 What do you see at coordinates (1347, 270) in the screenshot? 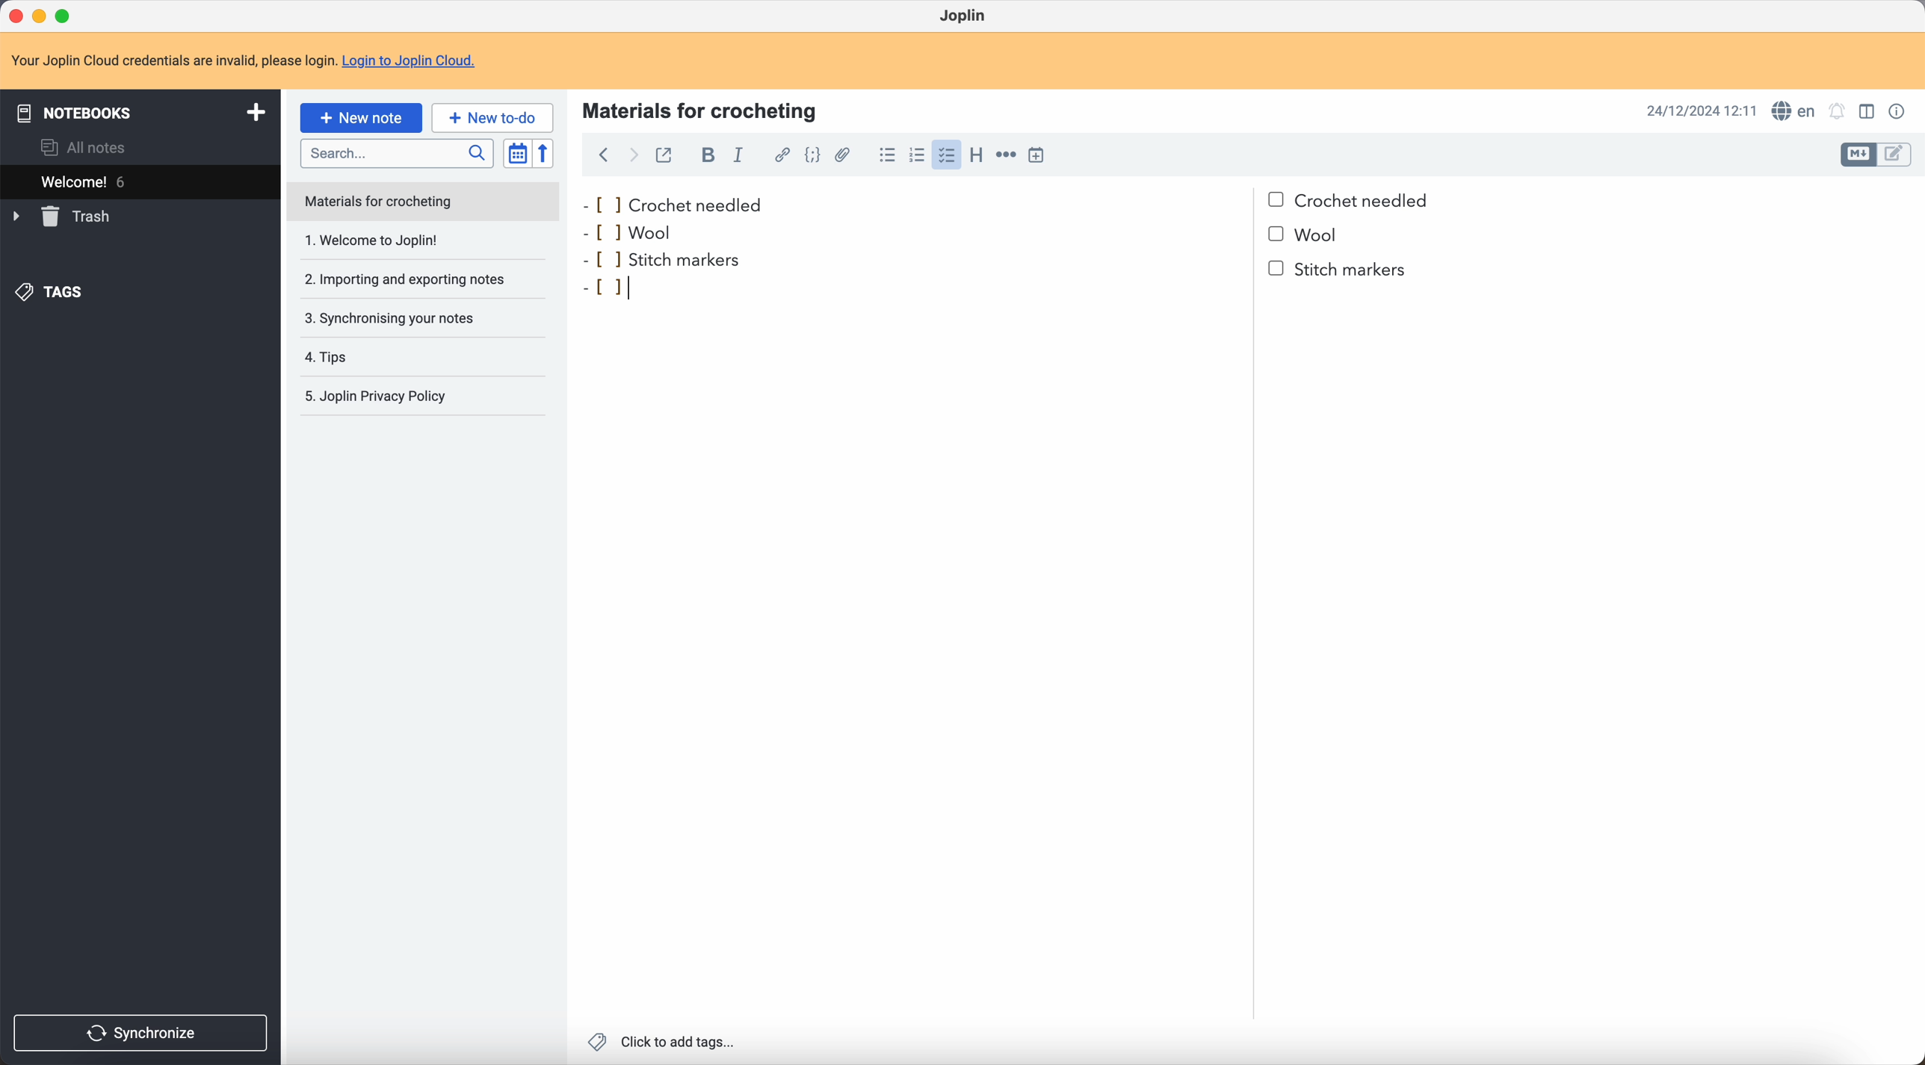
I see `stitch markers` at bounding box center [1347, 270].